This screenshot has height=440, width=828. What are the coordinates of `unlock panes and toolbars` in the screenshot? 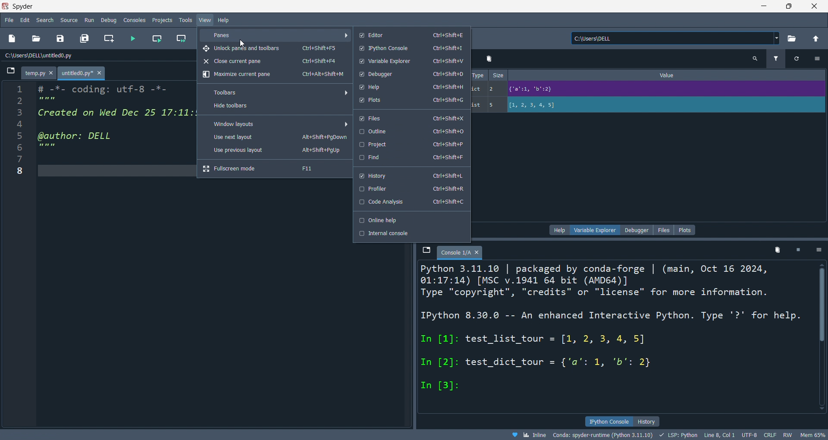 It's located at (275, 48).